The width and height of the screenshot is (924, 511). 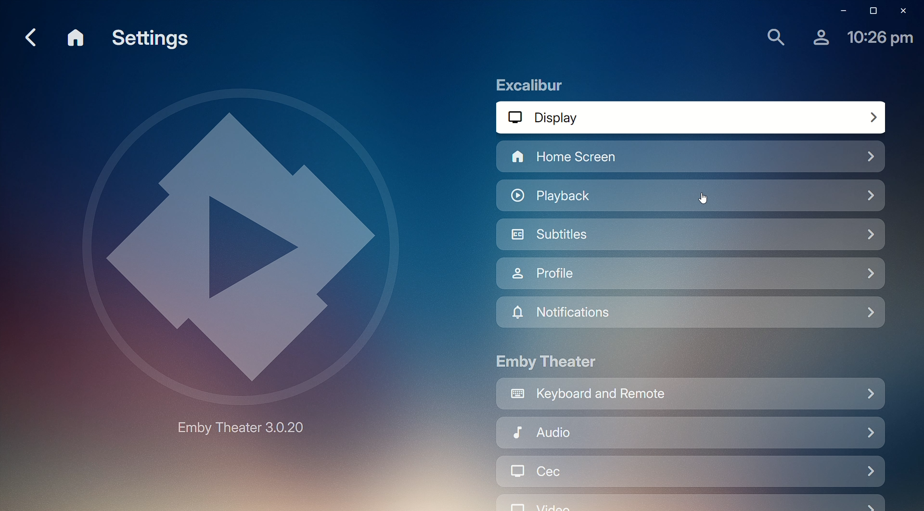 I want to click on Account, so click(x=819, y=37).